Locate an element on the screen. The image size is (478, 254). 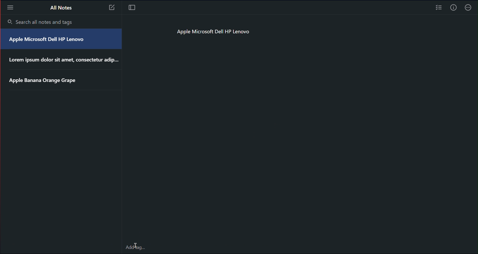
All Notes is located at coordinates (61, 7).